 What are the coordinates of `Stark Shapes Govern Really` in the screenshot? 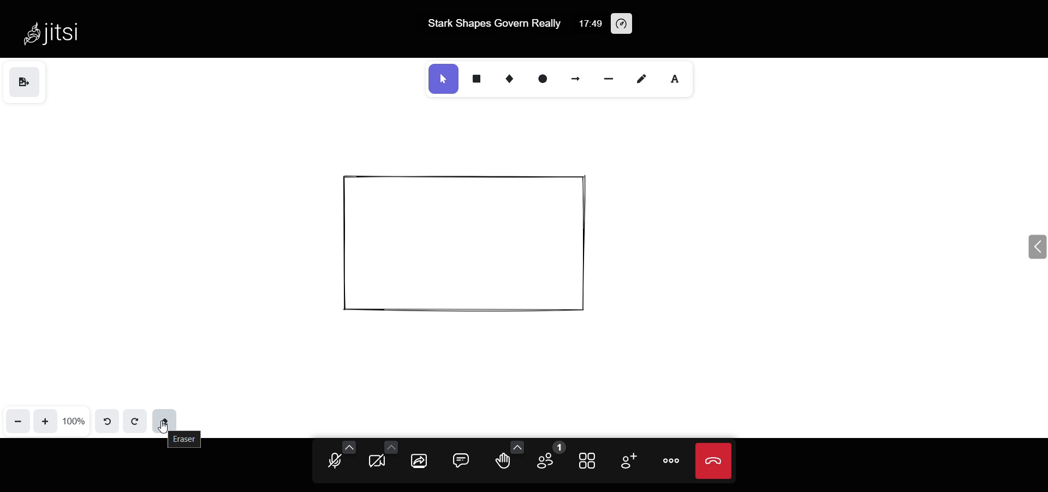 It's located at (490, 23).